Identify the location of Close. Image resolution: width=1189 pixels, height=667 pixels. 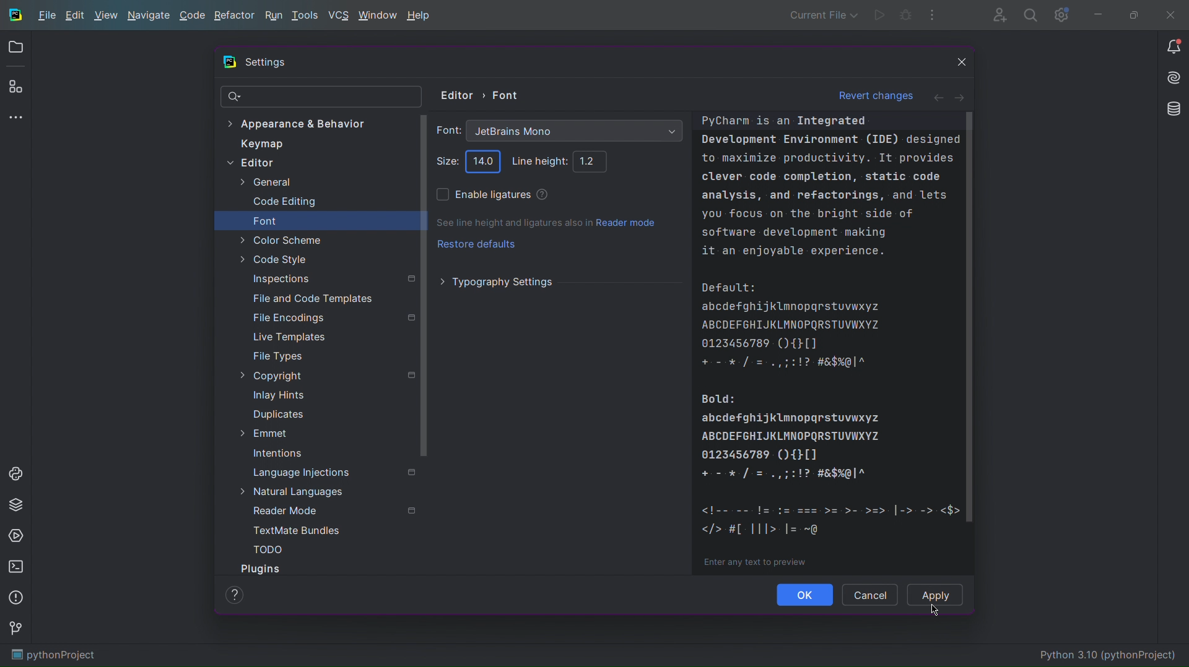
(954, 64).